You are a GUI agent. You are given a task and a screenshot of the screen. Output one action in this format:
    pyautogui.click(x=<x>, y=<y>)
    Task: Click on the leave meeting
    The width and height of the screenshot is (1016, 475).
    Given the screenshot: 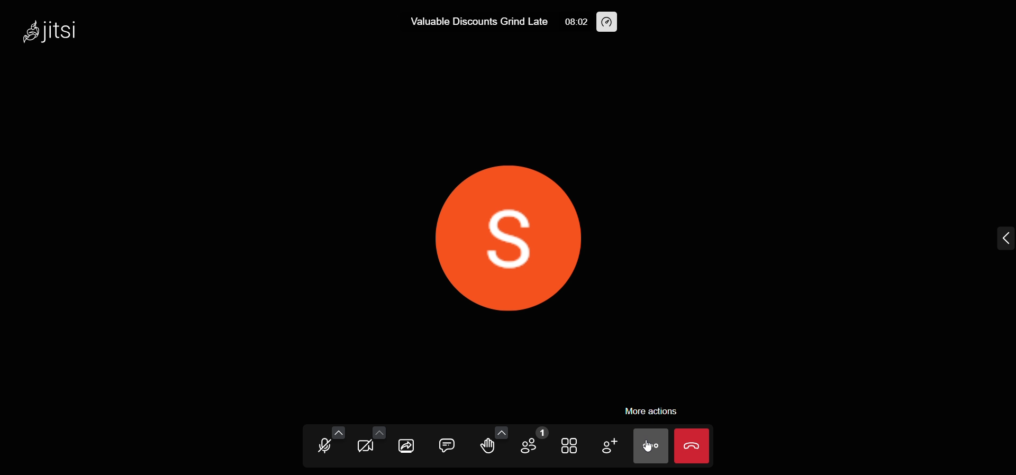 What is the action you would take?
    pyautogui.click(x=695, y=447)
    